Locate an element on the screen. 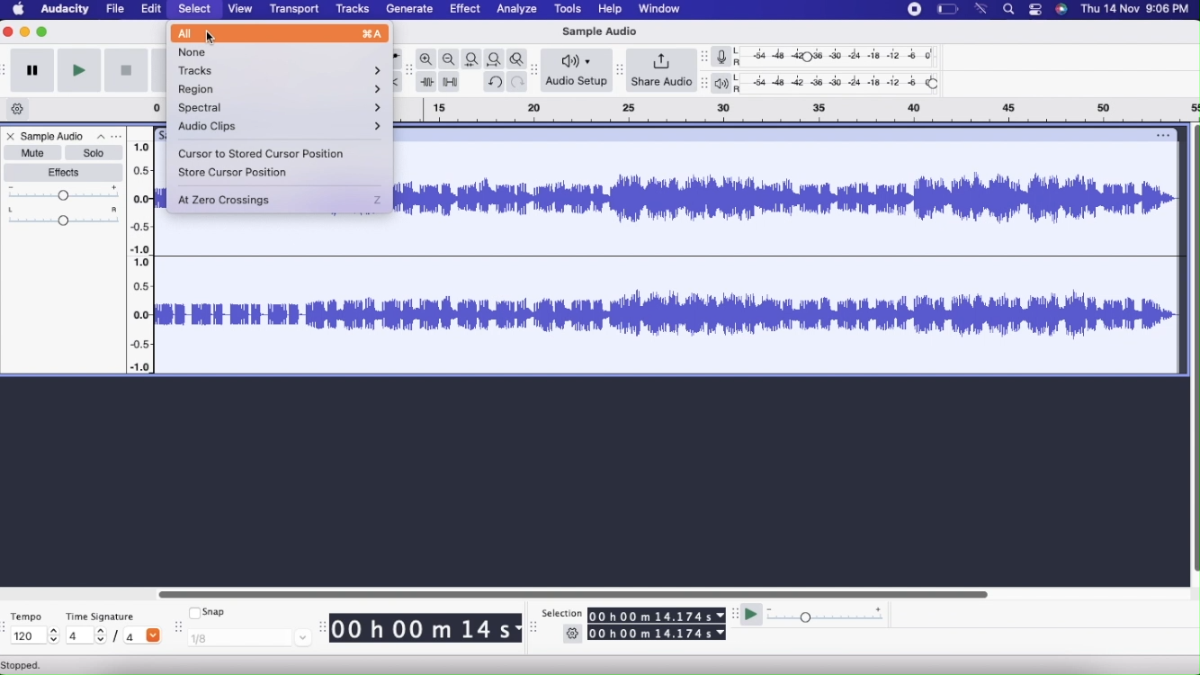 Image resolution: width=1200 pixels, height=675 pixels. Recording level is located at coordinates (841, 55).